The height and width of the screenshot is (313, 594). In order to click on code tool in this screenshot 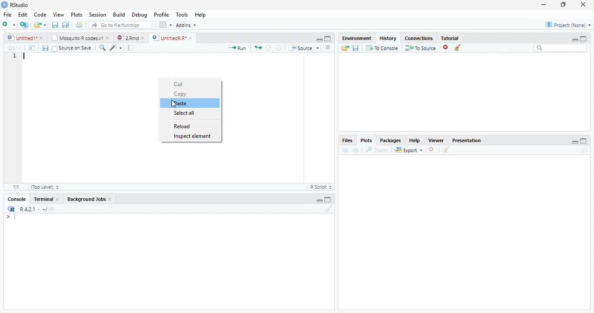, I will do `click(116, 48)`.